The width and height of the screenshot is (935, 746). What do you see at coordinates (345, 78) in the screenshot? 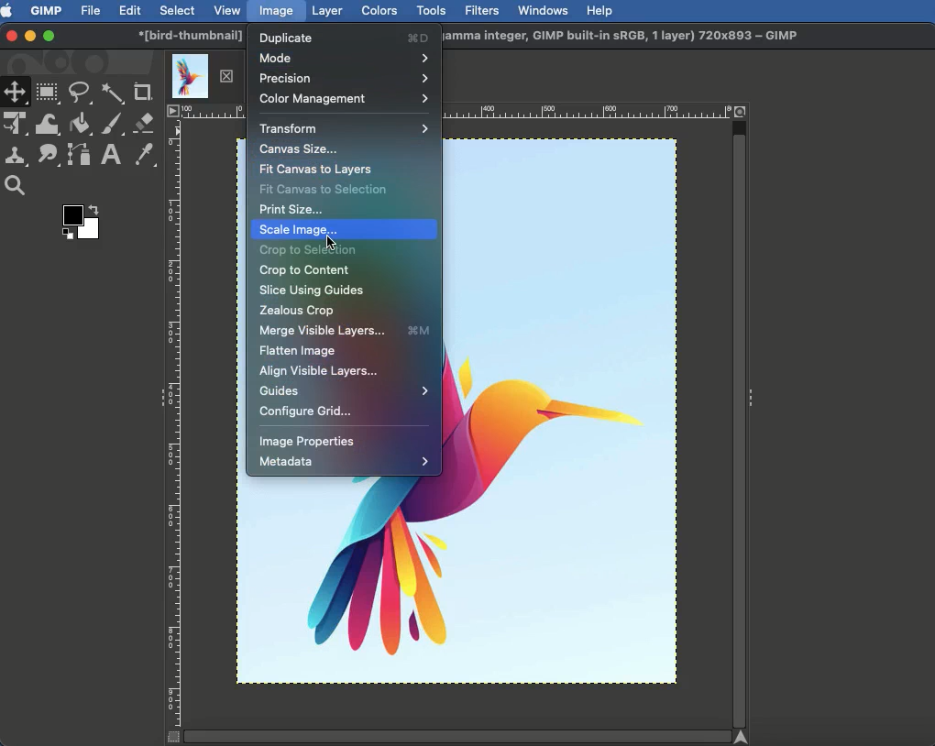
I see `Precision` at bounding box center [345, 78].